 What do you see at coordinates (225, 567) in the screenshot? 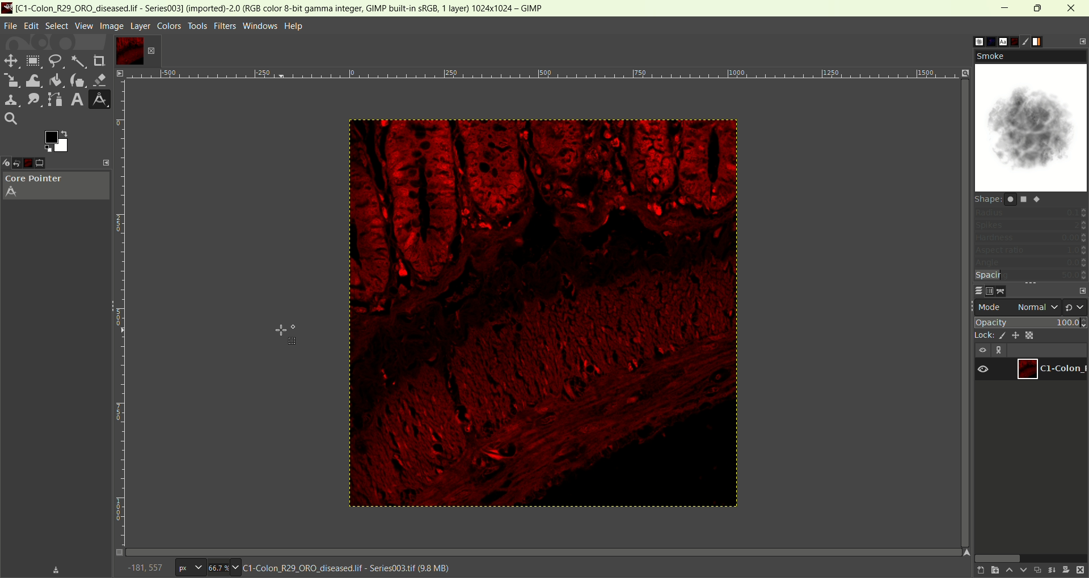
I see `zoom factor` at bounding box center [225, 567].